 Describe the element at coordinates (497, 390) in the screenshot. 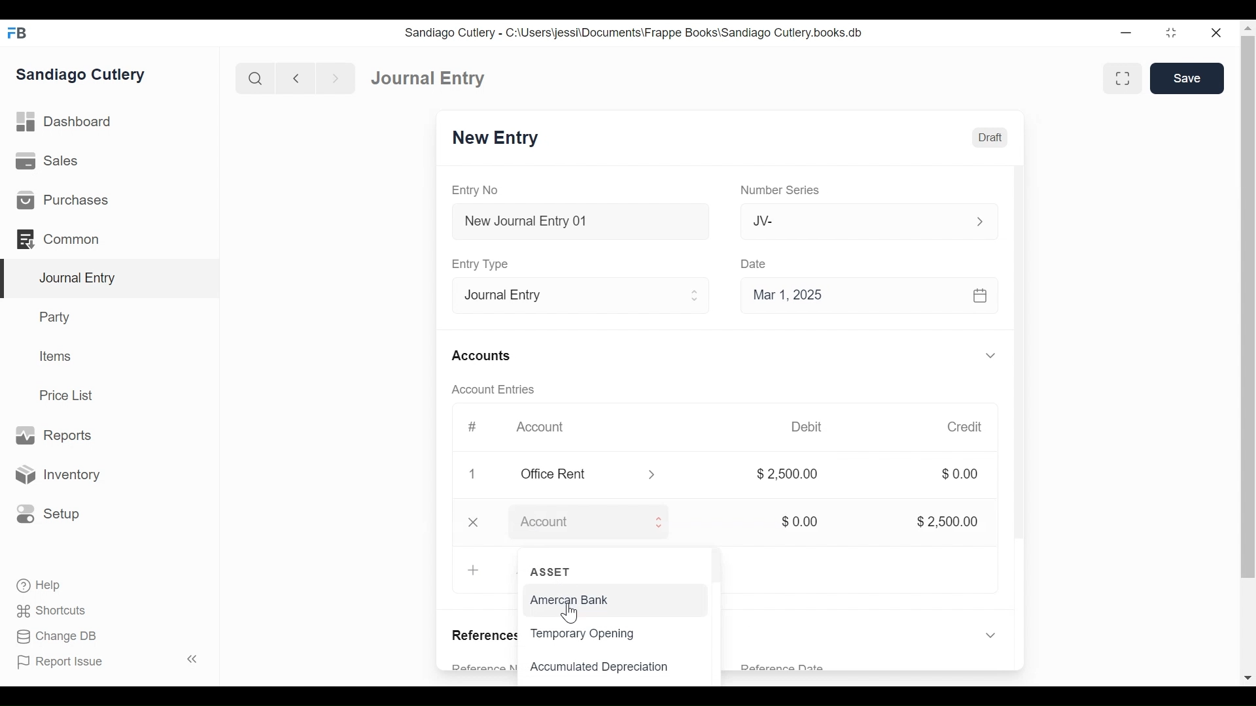

I see `Account Entries` at that location.